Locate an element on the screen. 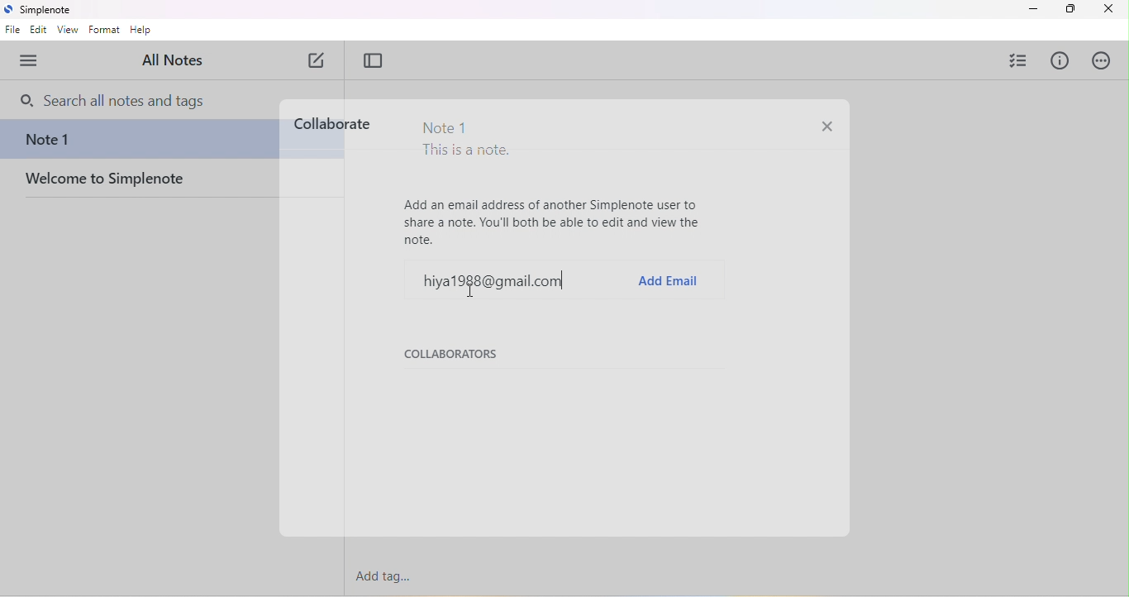 The width and height of the screenshot is (1129, 597). welcome to simplenote is located at coordinates (142, 184).